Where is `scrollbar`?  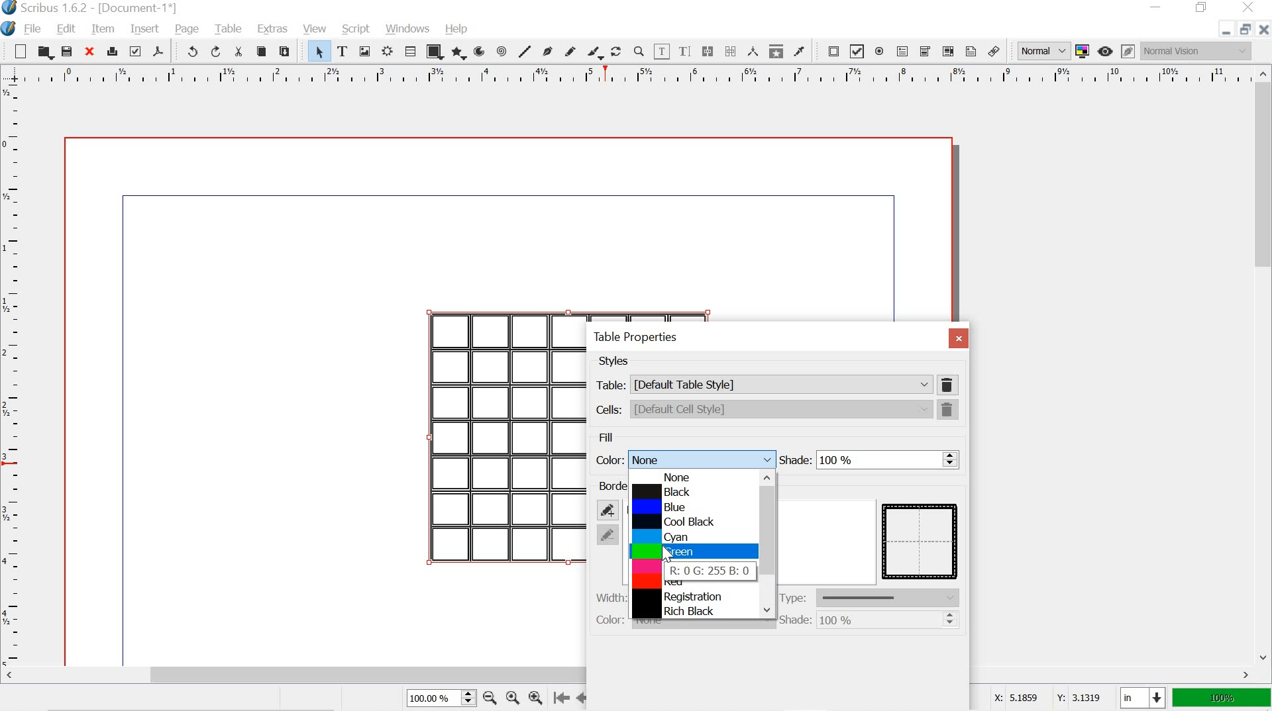
scrollbar is located at coordinates (1264, 363).